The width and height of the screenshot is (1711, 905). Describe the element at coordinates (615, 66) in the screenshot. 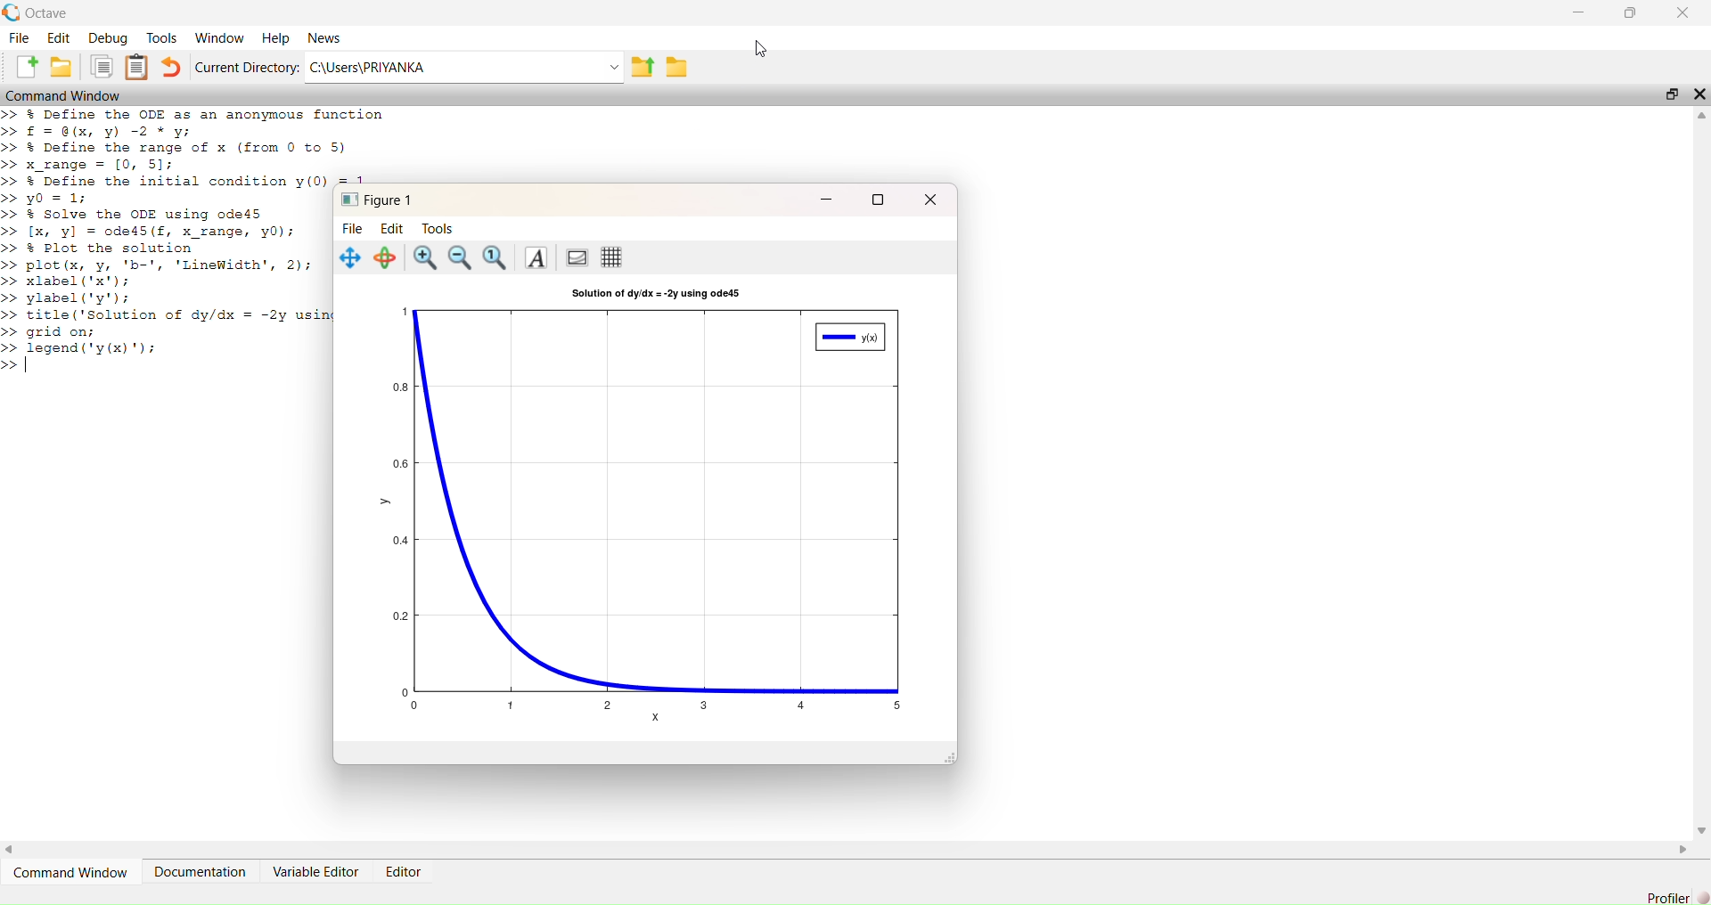

I see `Enter directory name` at that location.